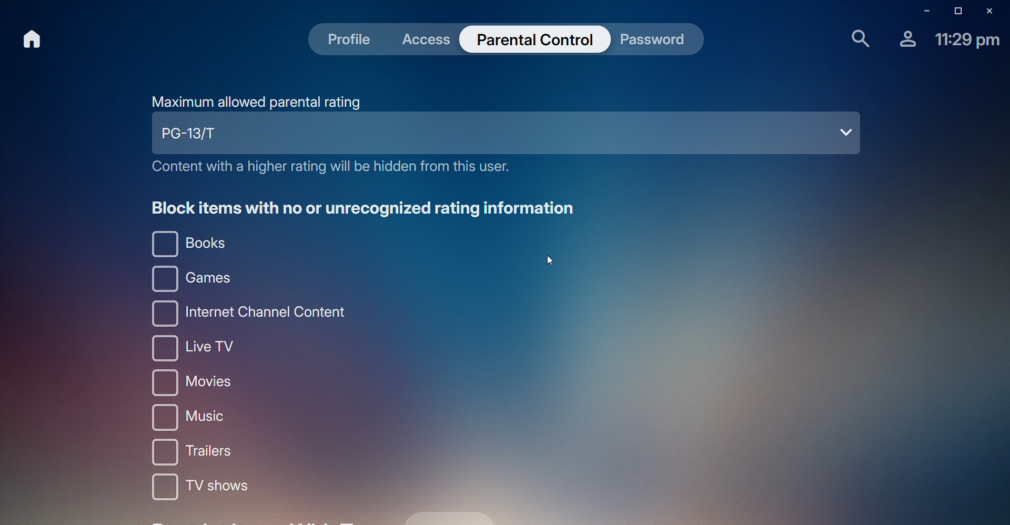  Describe the element at coordinates (199, 453) in the screenshot. I see `Trailers` at that location.